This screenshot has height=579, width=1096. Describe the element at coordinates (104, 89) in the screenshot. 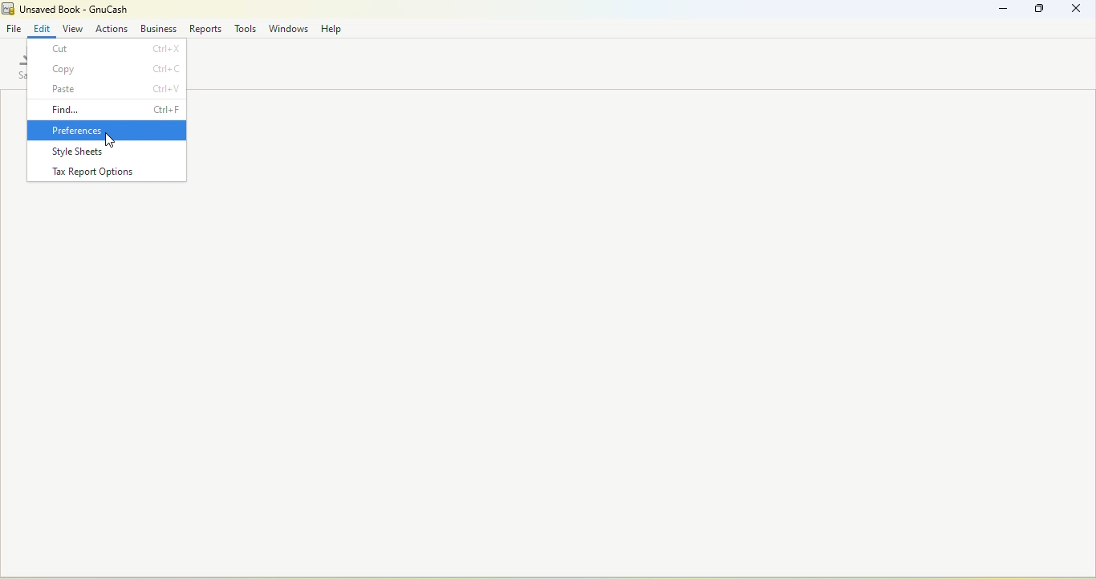

I see `Paste` at that location.